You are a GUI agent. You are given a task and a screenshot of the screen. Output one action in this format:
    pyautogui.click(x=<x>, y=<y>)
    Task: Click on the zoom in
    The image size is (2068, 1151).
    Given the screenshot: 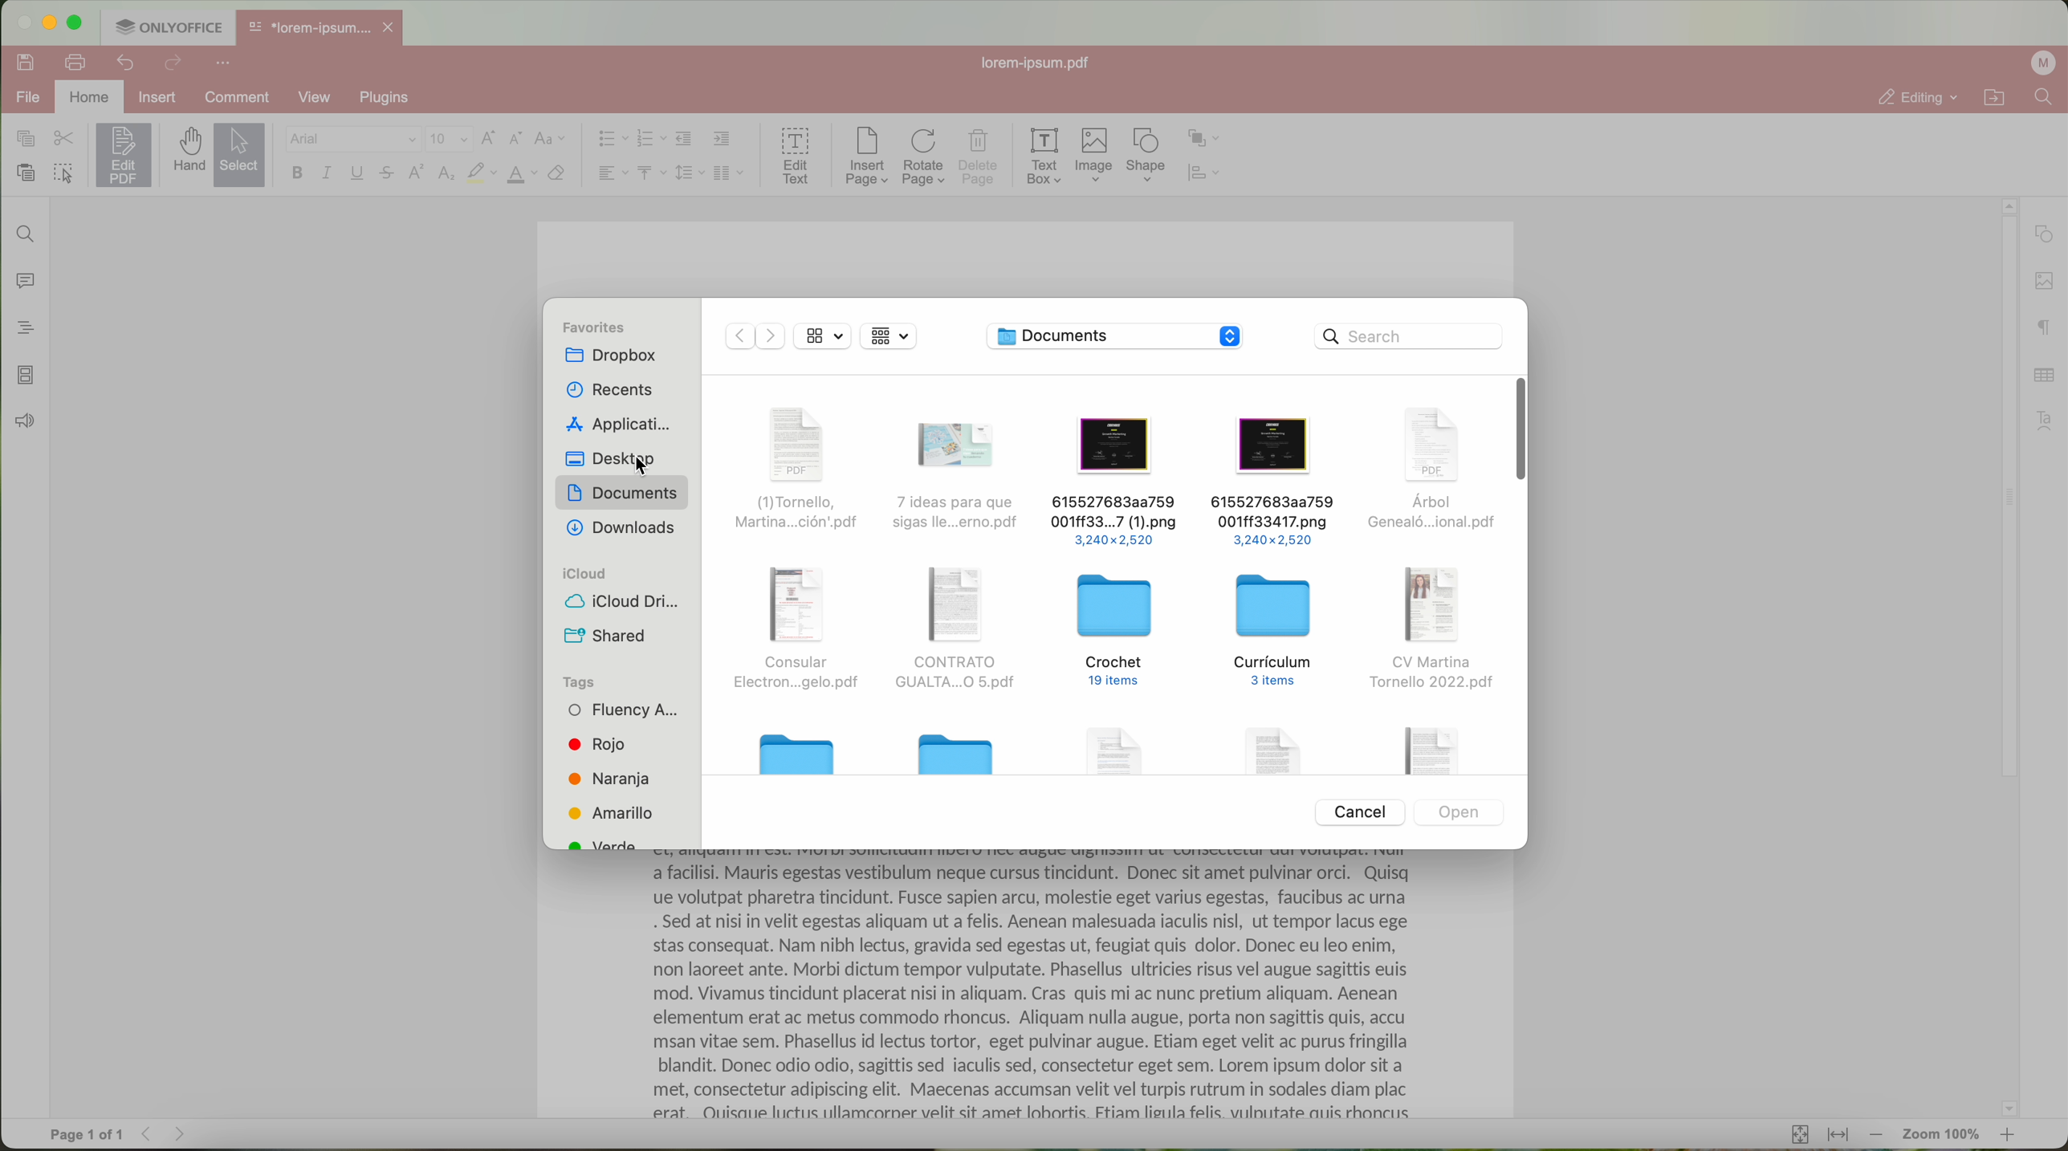 What is the action you would take?
    pyautogui.click(x=2009, y=1138)
    